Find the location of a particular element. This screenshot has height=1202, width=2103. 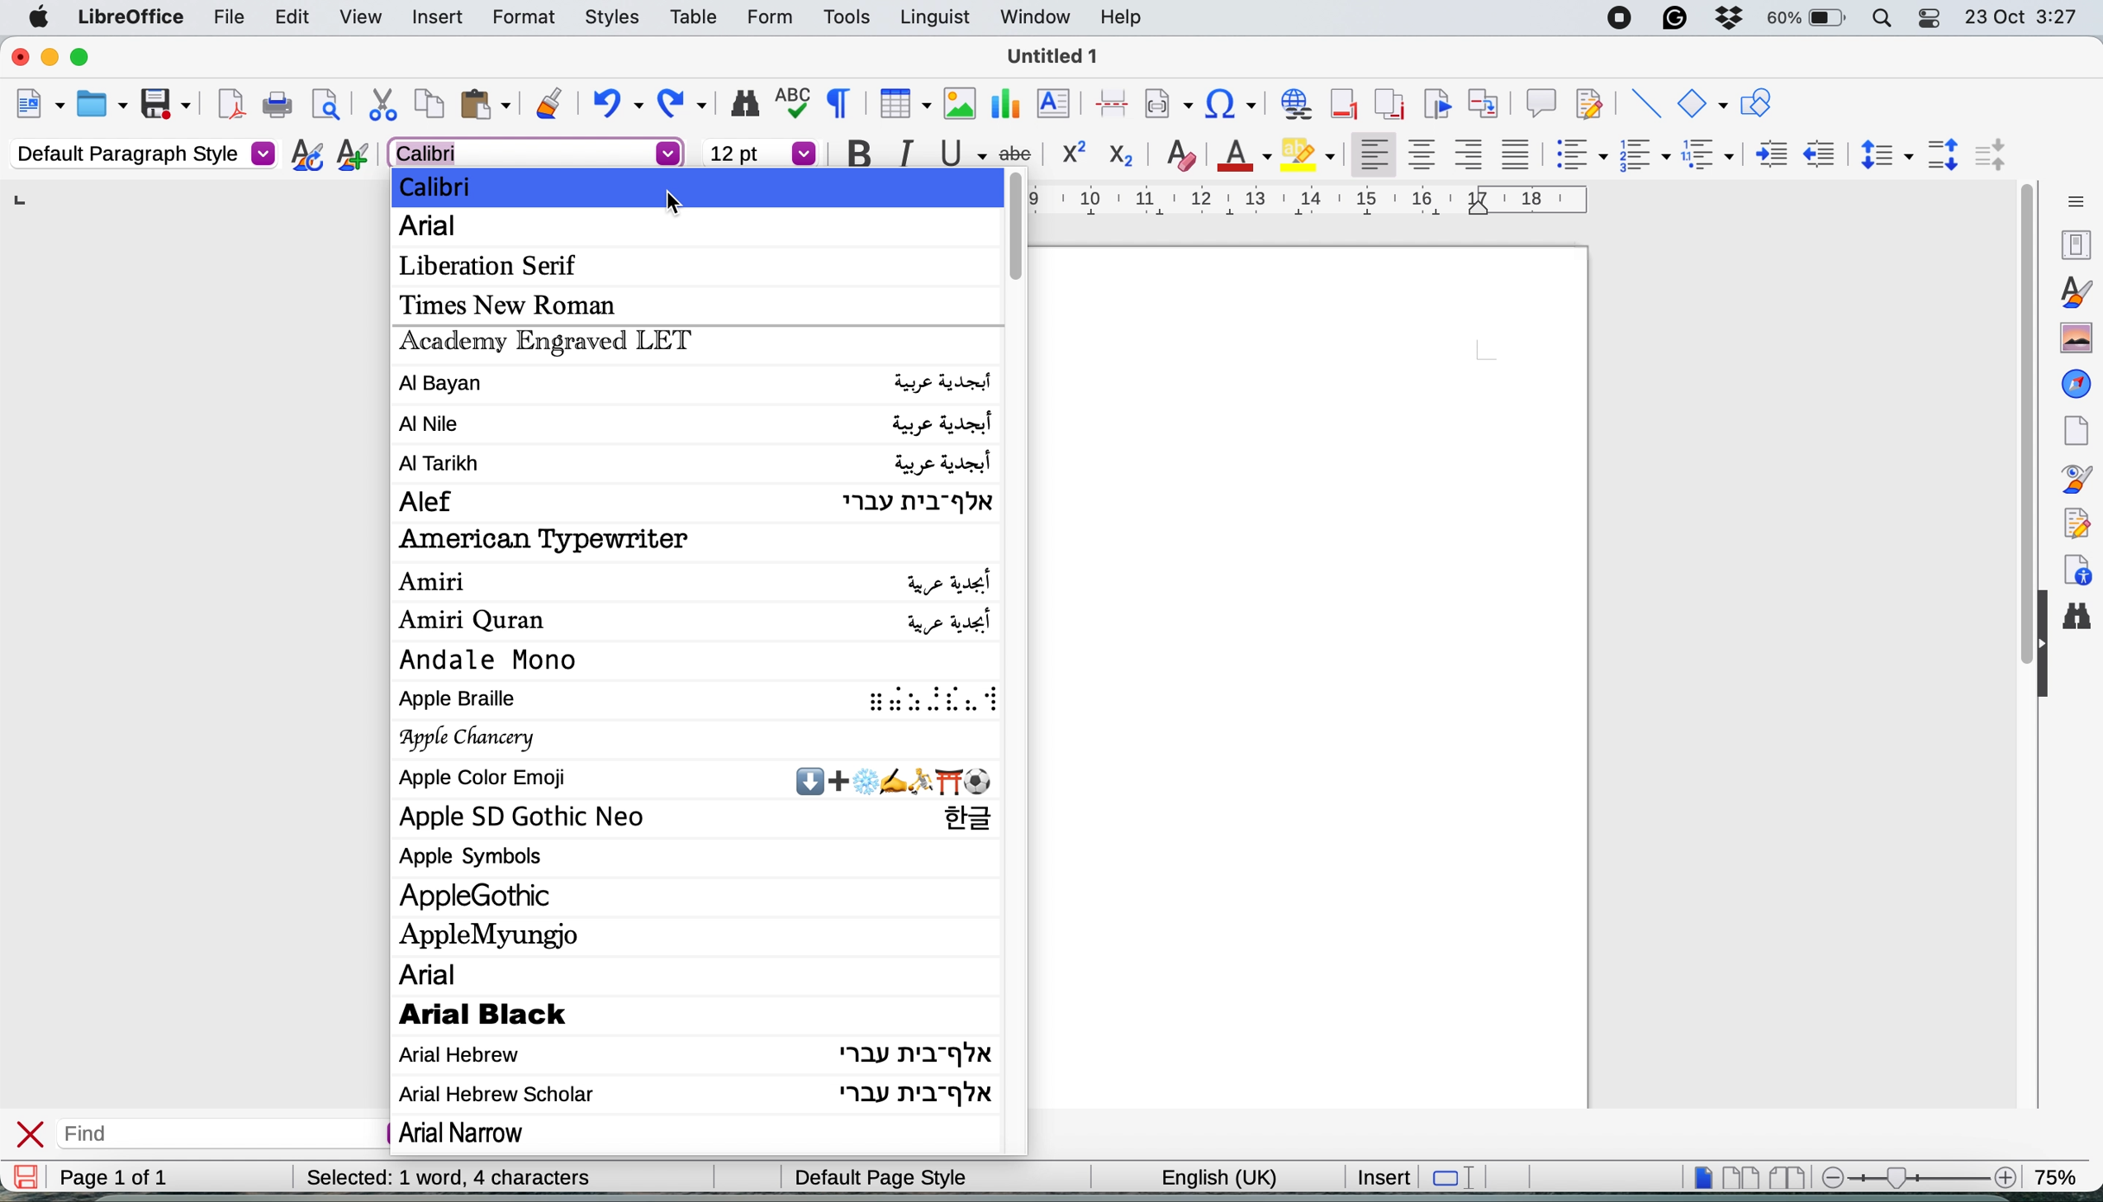

table is located at coordinates (695, 17).